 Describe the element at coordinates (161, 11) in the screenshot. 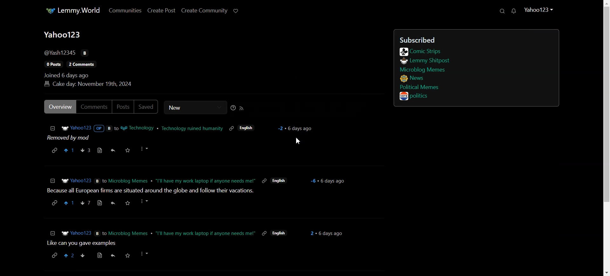

I see `Create Post` at that location.